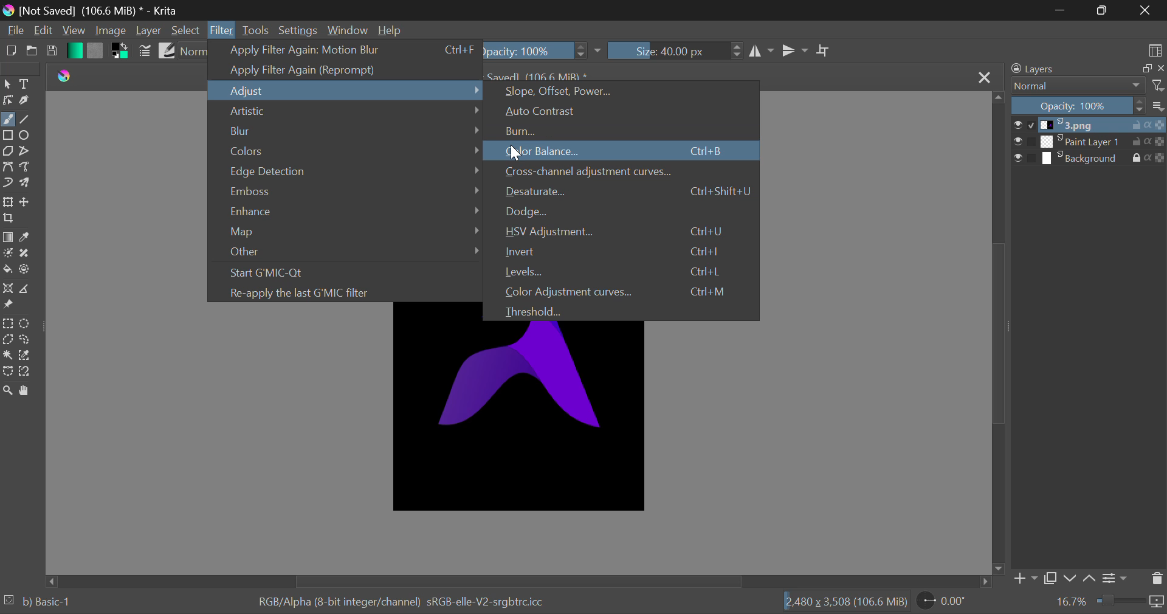  What do you see at coordinates (149, 32) in the screenshot?
I see `Layer` at bounding box center [149, 32].